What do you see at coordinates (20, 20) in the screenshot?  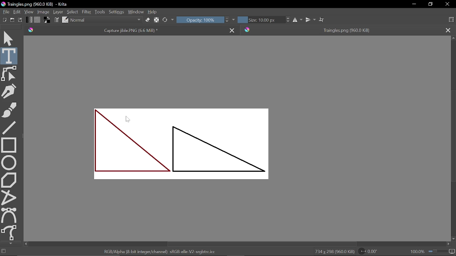 I see `Save` at bounding box center [20, 20].